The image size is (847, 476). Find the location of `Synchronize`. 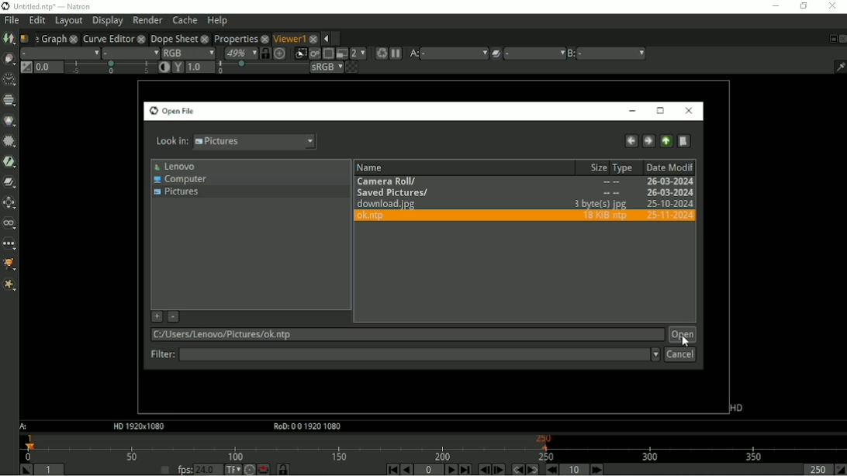

Synchronize is located at coordinates (284, 469).